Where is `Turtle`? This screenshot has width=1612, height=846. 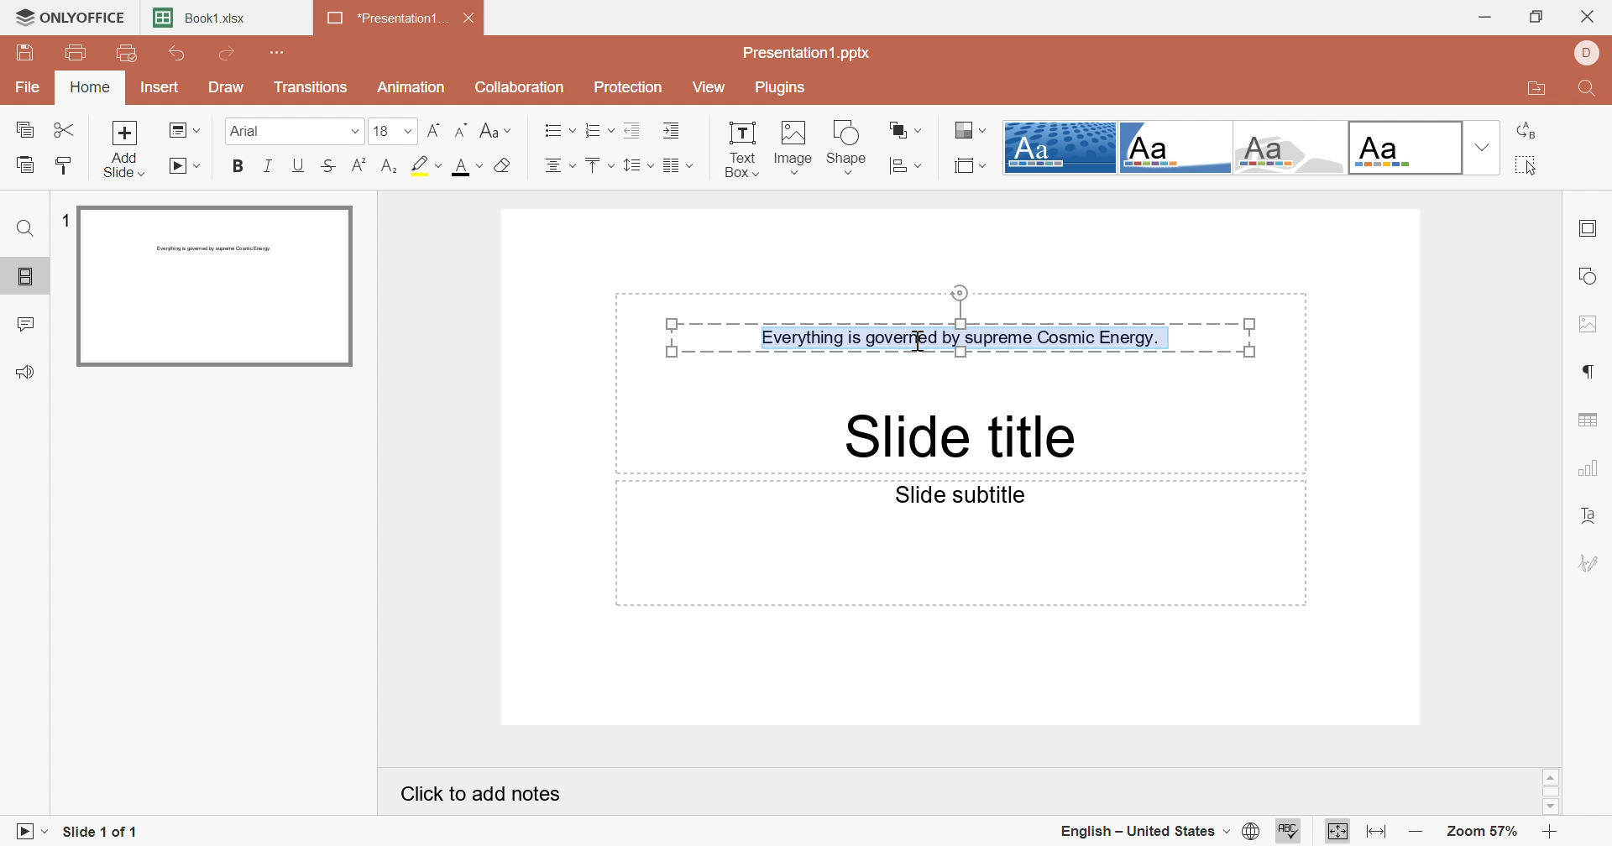 Turtle is located at coordinates (1290, 148).